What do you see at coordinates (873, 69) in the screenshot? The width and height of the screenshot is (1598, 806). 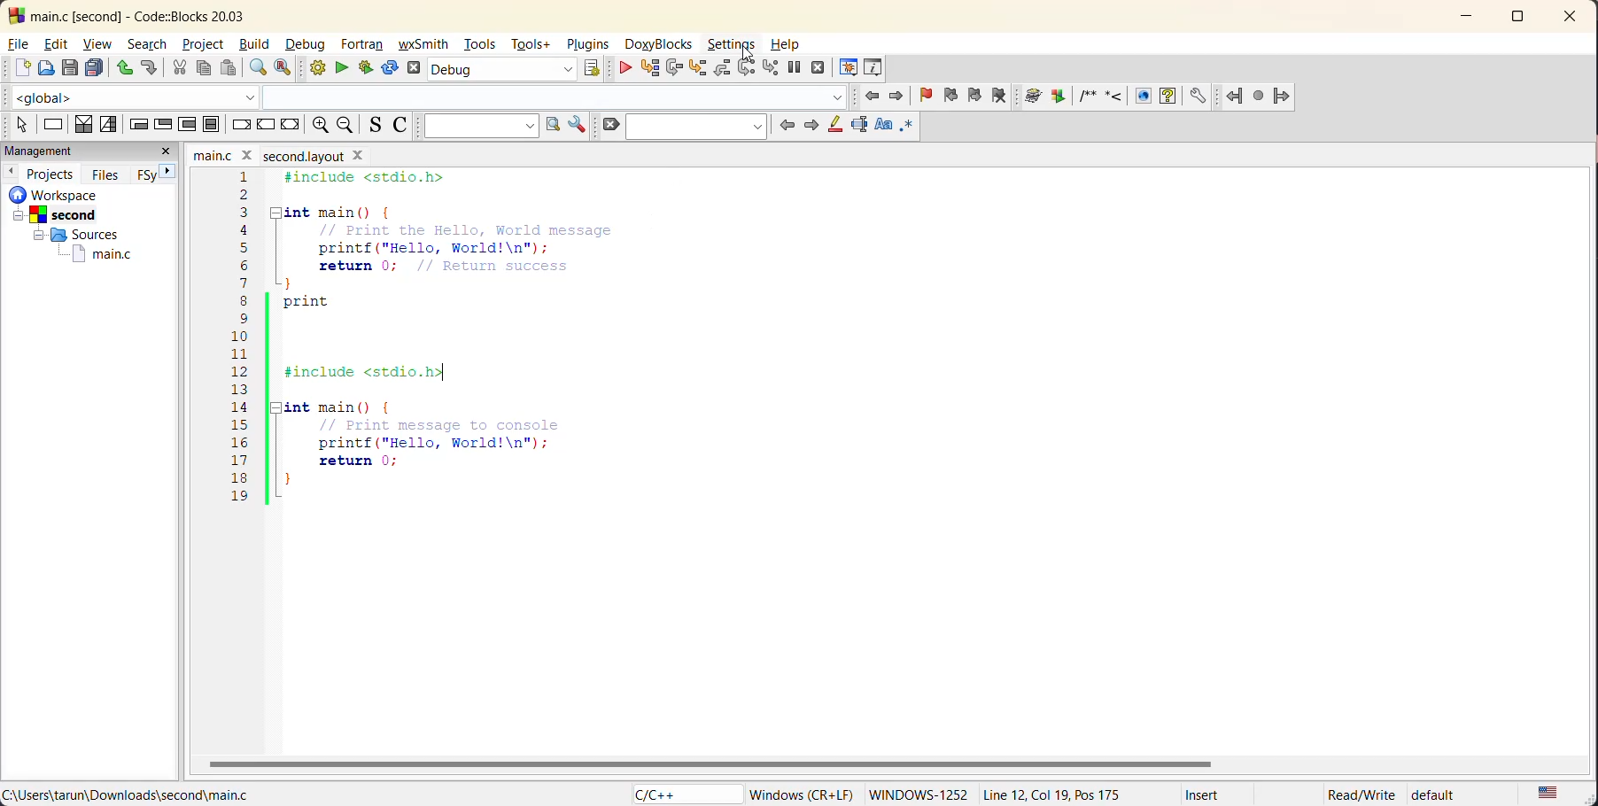 I see `various info` at bounding box center [873, 69].